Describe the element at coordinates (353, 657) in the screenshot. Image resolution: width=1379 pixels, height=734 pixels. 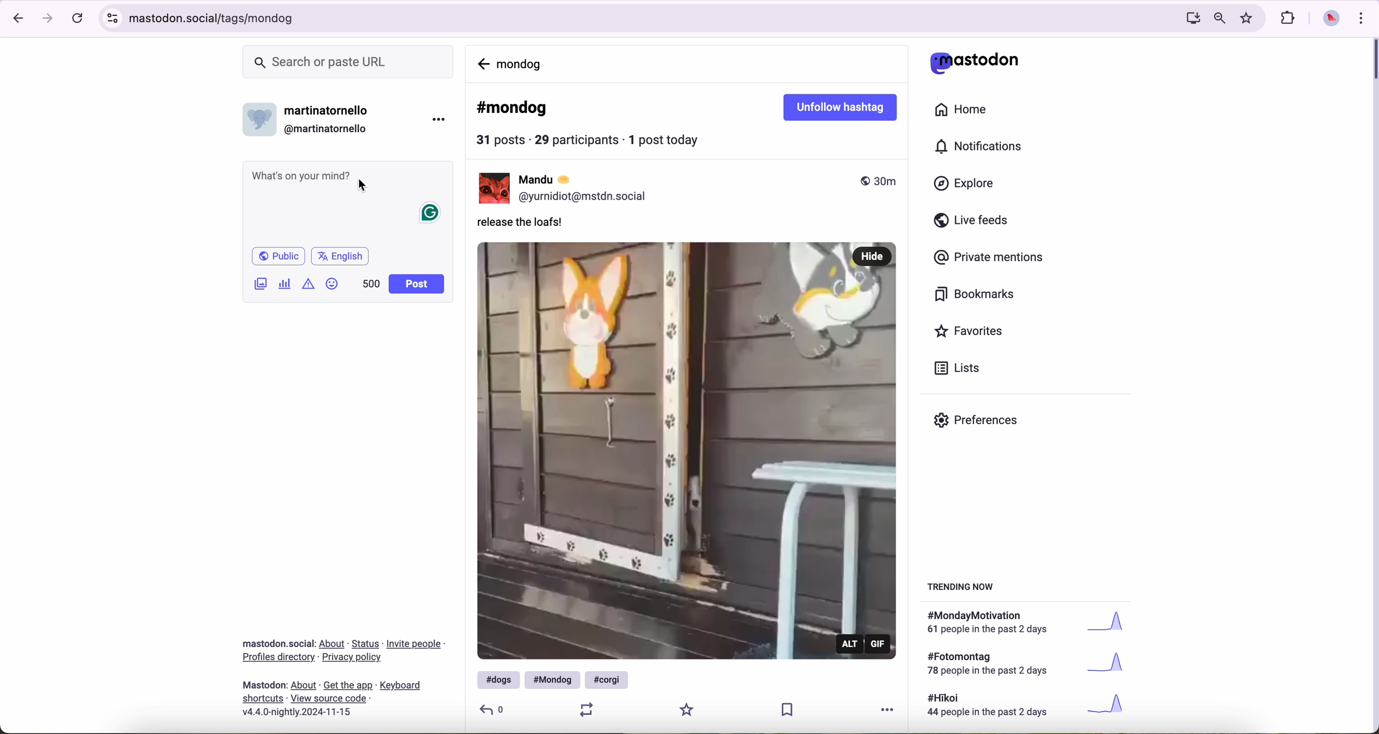
I see `link` at that location.